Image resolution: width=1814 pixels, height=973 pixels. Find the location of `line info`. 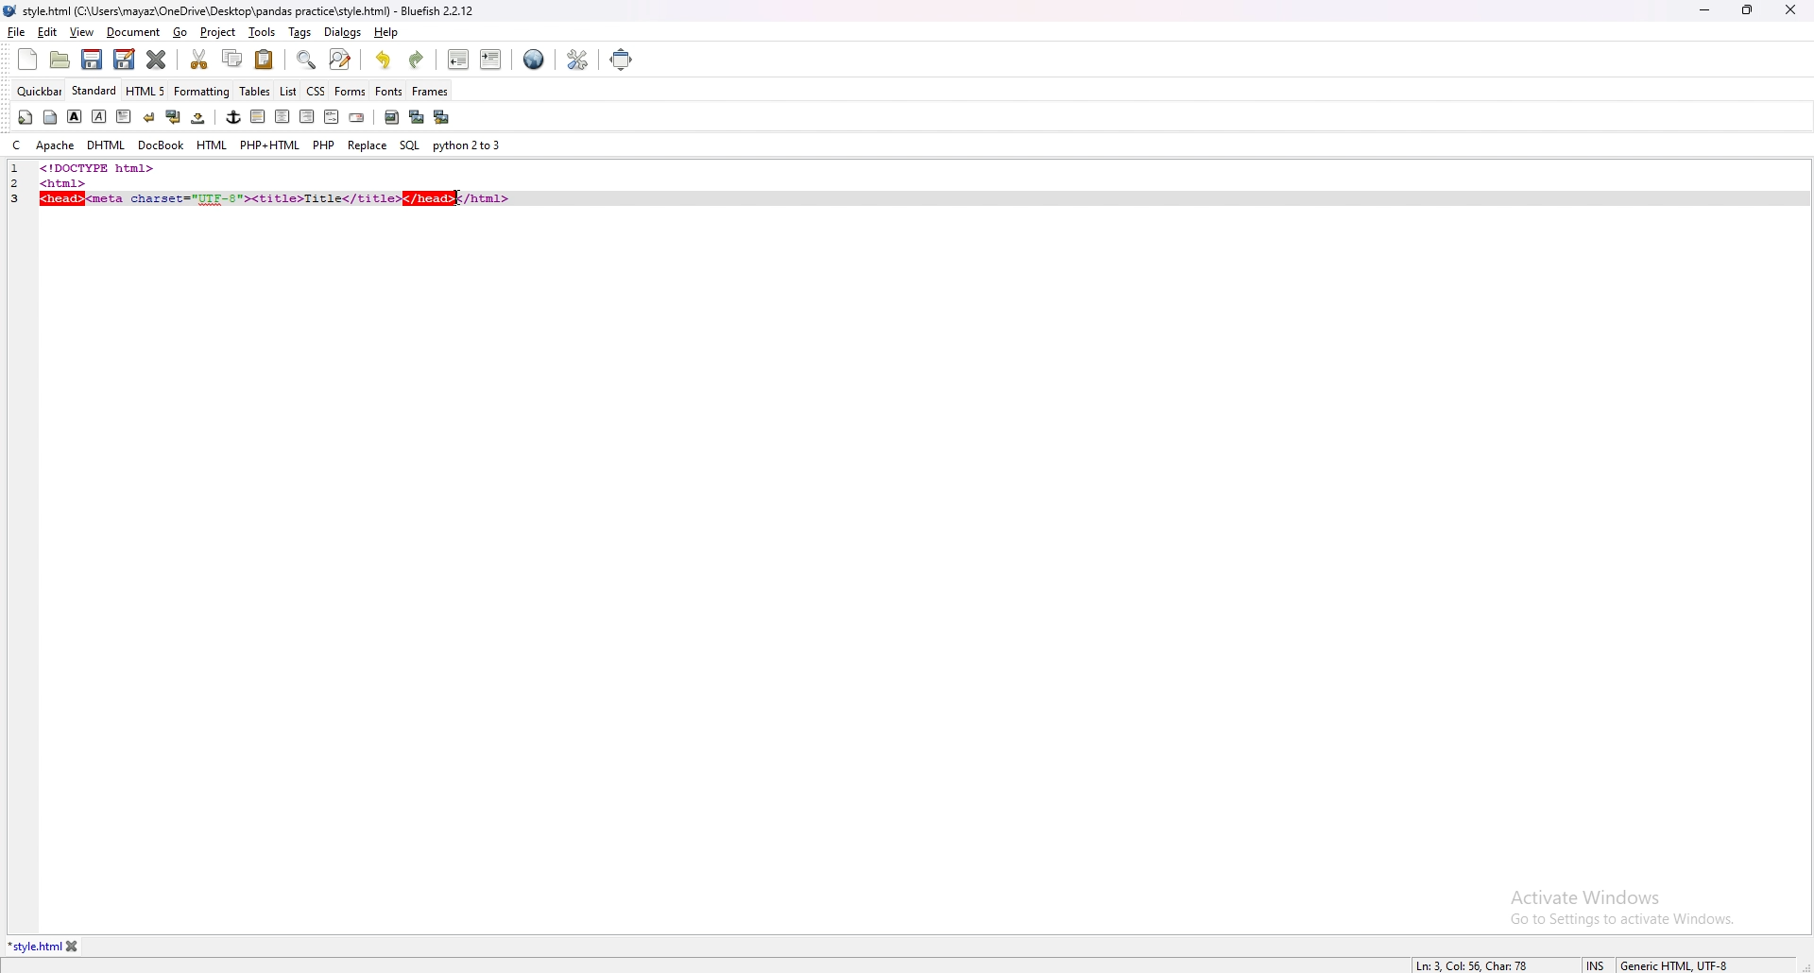

line info is located at coordinates (1471, 964).